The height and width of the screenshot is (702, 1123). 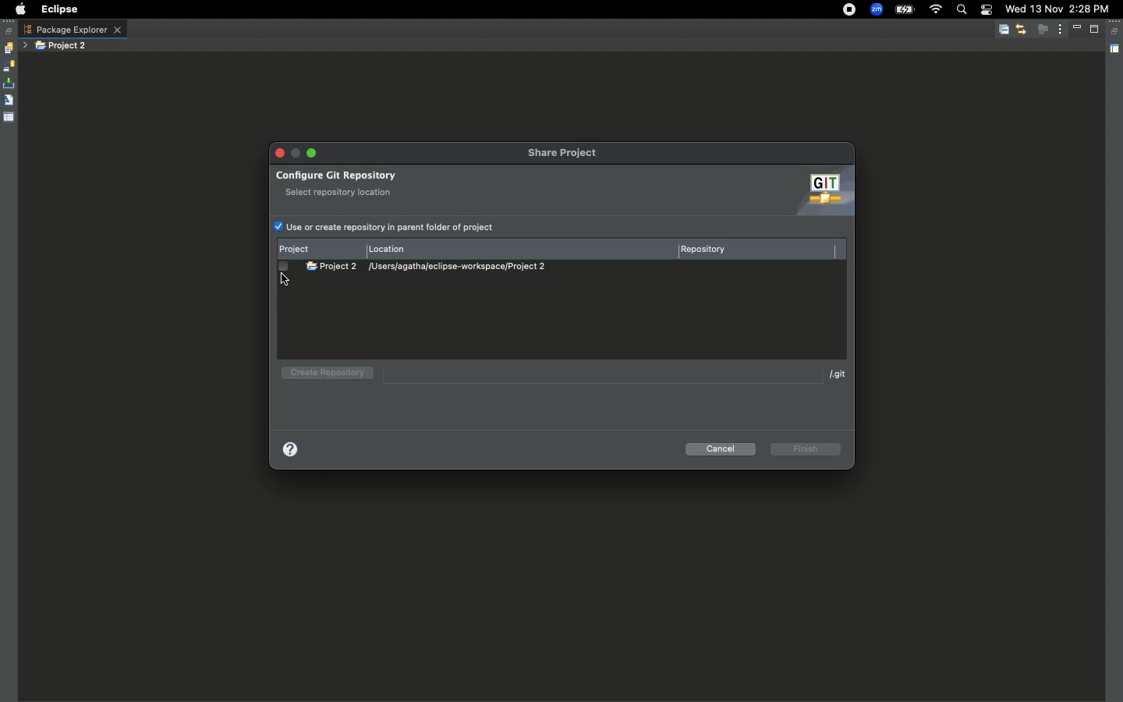 I want to click on View menu, so click(x=1061, y=28).